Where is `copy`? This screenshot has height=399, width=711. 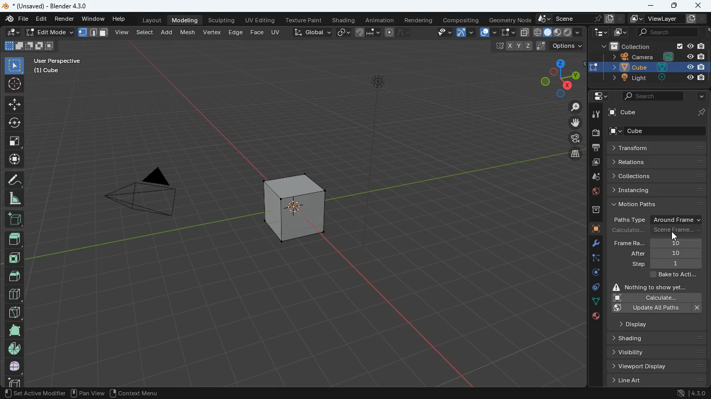
copy is located at coordinates (524, 32).